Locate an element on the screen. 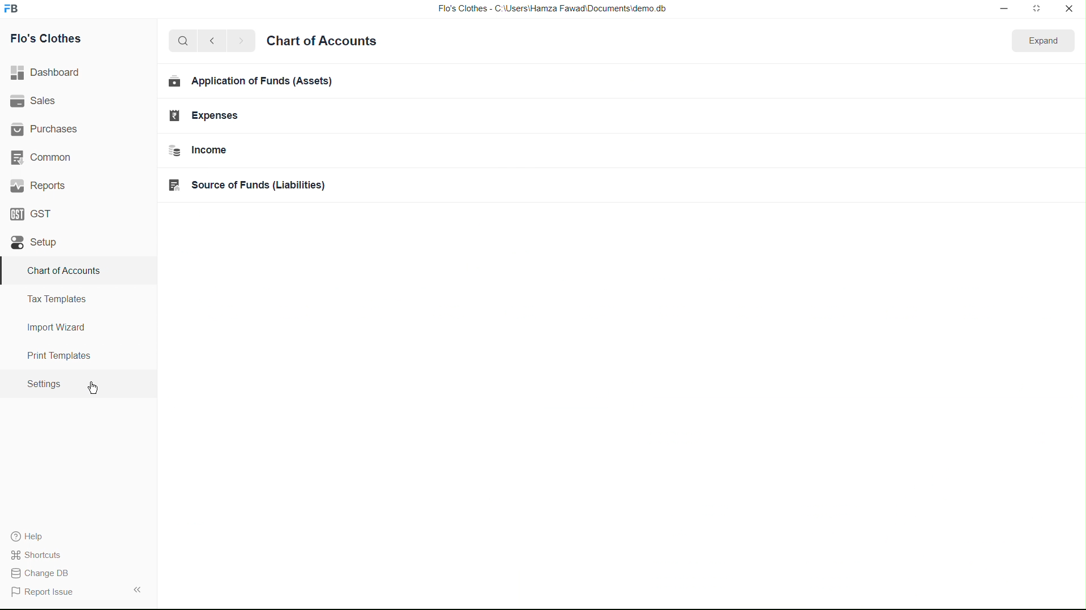 The image size is (1086, 610). Common is located at coordinates (44, 156).